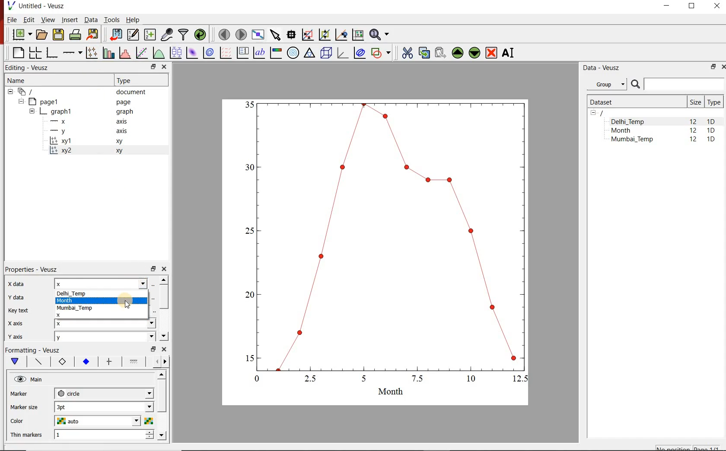 The image size is (726, 451). What do you see at coordinates (58, 35) in the screenshot?
I see `save the document` at bounding box center [58, 35].